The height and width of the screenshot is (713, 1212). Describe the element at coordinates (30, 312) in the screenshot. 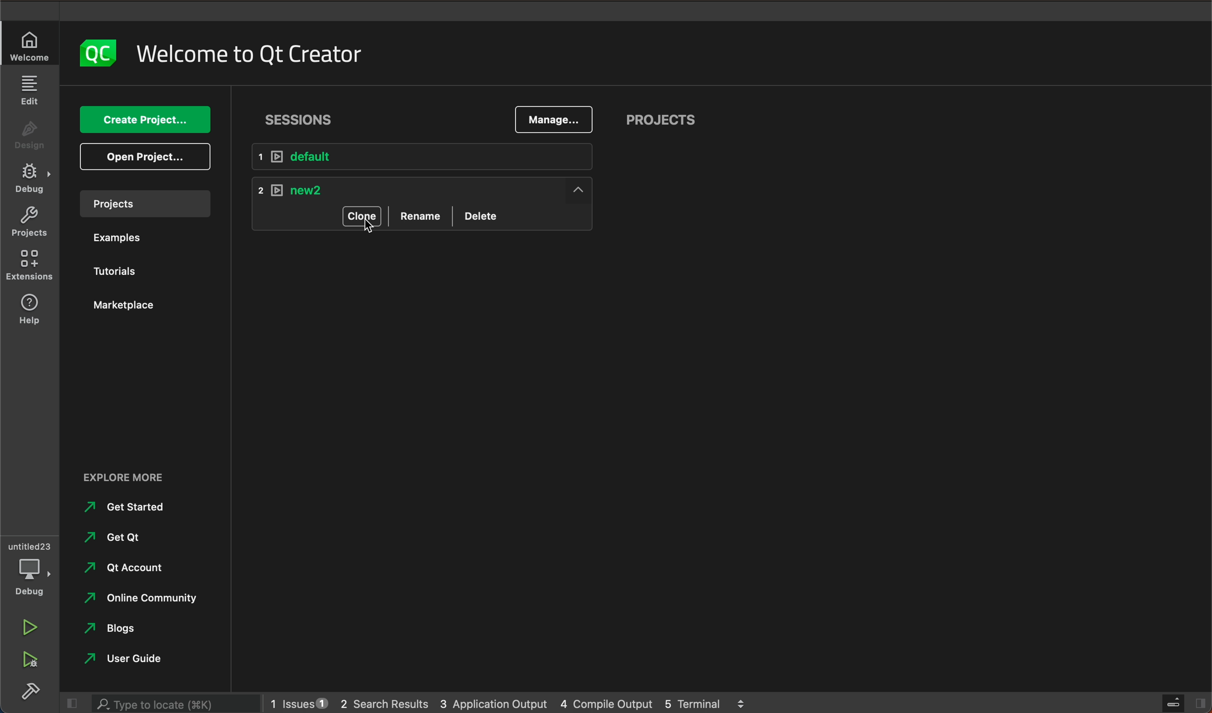

I see `help` at that location.